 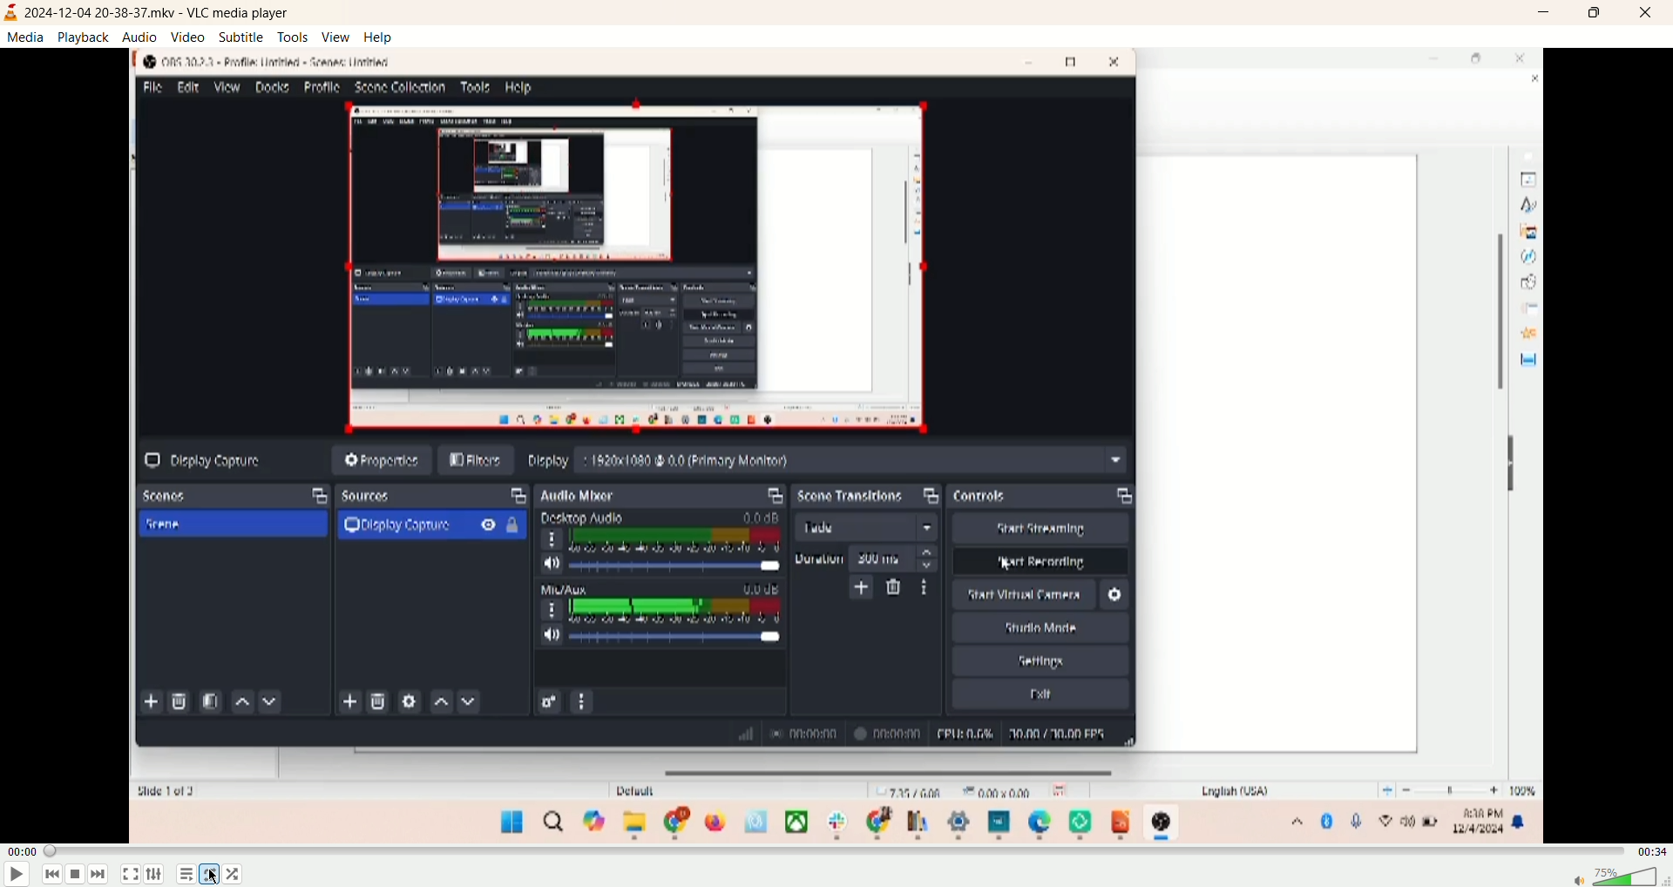 What do you see at coordinates (83, 36) in the screenshot?
I see `playback` at bounding box center [83, 36].